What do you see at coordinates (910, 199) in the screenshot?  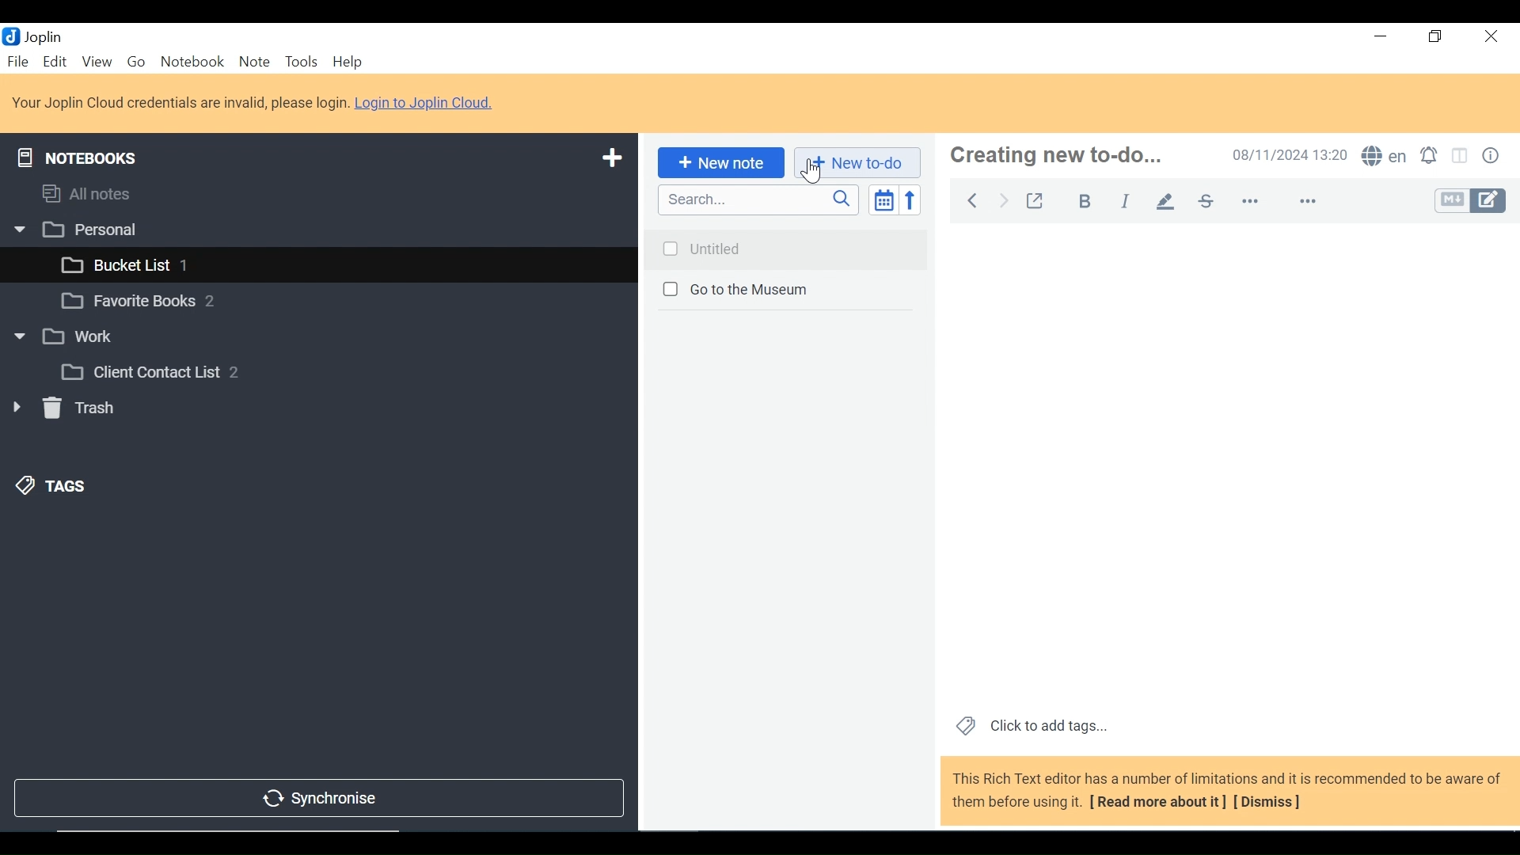 I see `Reverse Order` at bounding box center [910, 199].